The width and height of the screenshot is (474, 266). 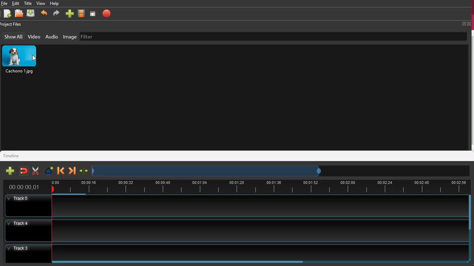 I want to click on track5, so click(x=233, y=207).